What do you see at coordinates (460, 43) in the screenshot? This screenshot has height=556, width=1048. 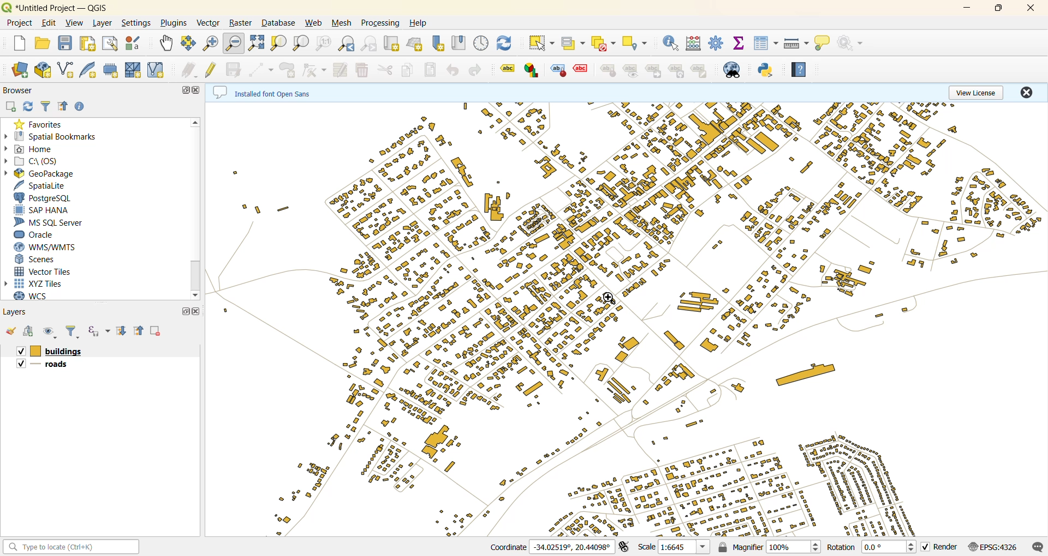 I see `show spatial bookmark` at bounding box center [460, 43].